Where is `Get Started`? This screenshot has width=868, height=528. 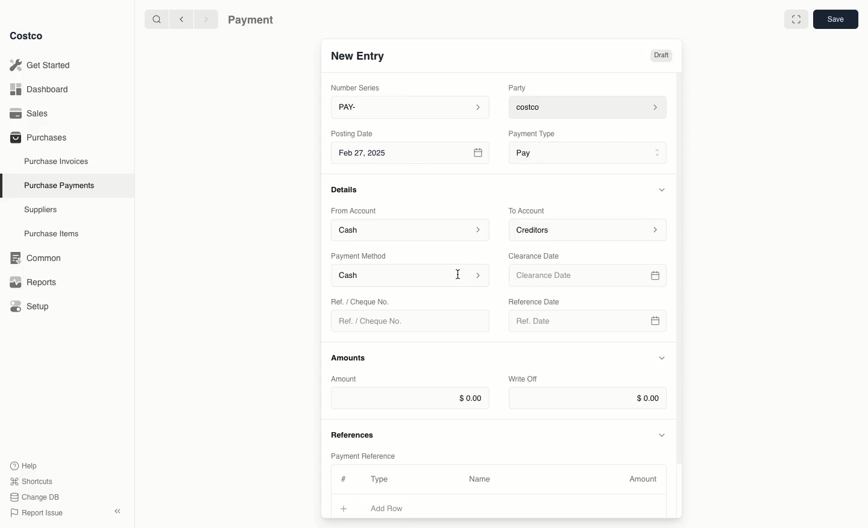 Get Started is located at coordinates (43, 65).